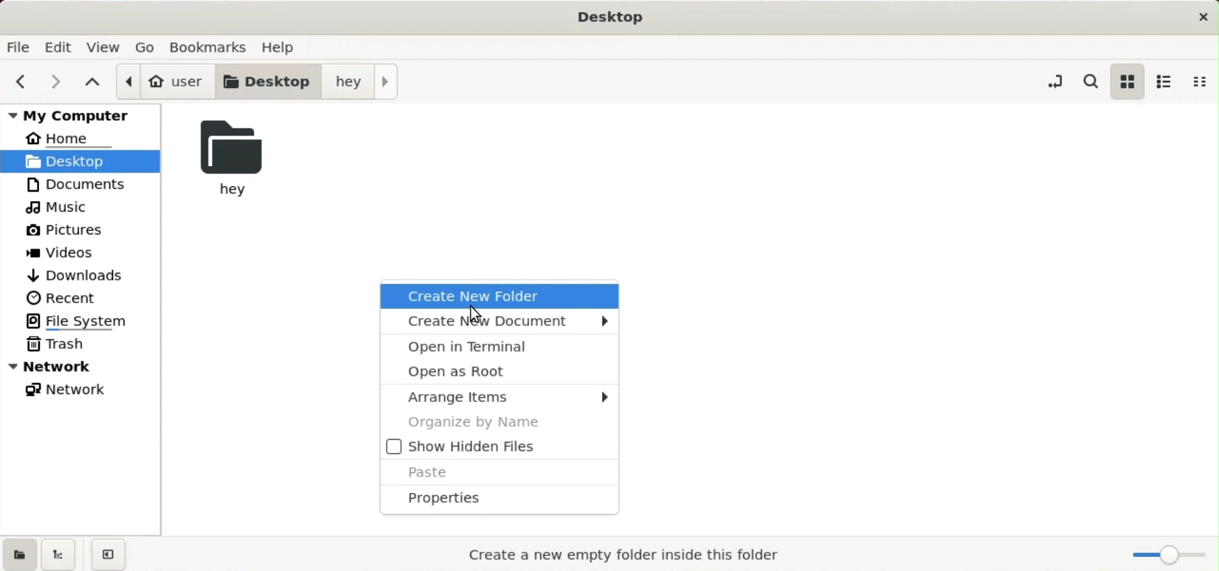  I want to click on help, so click(282, 45).